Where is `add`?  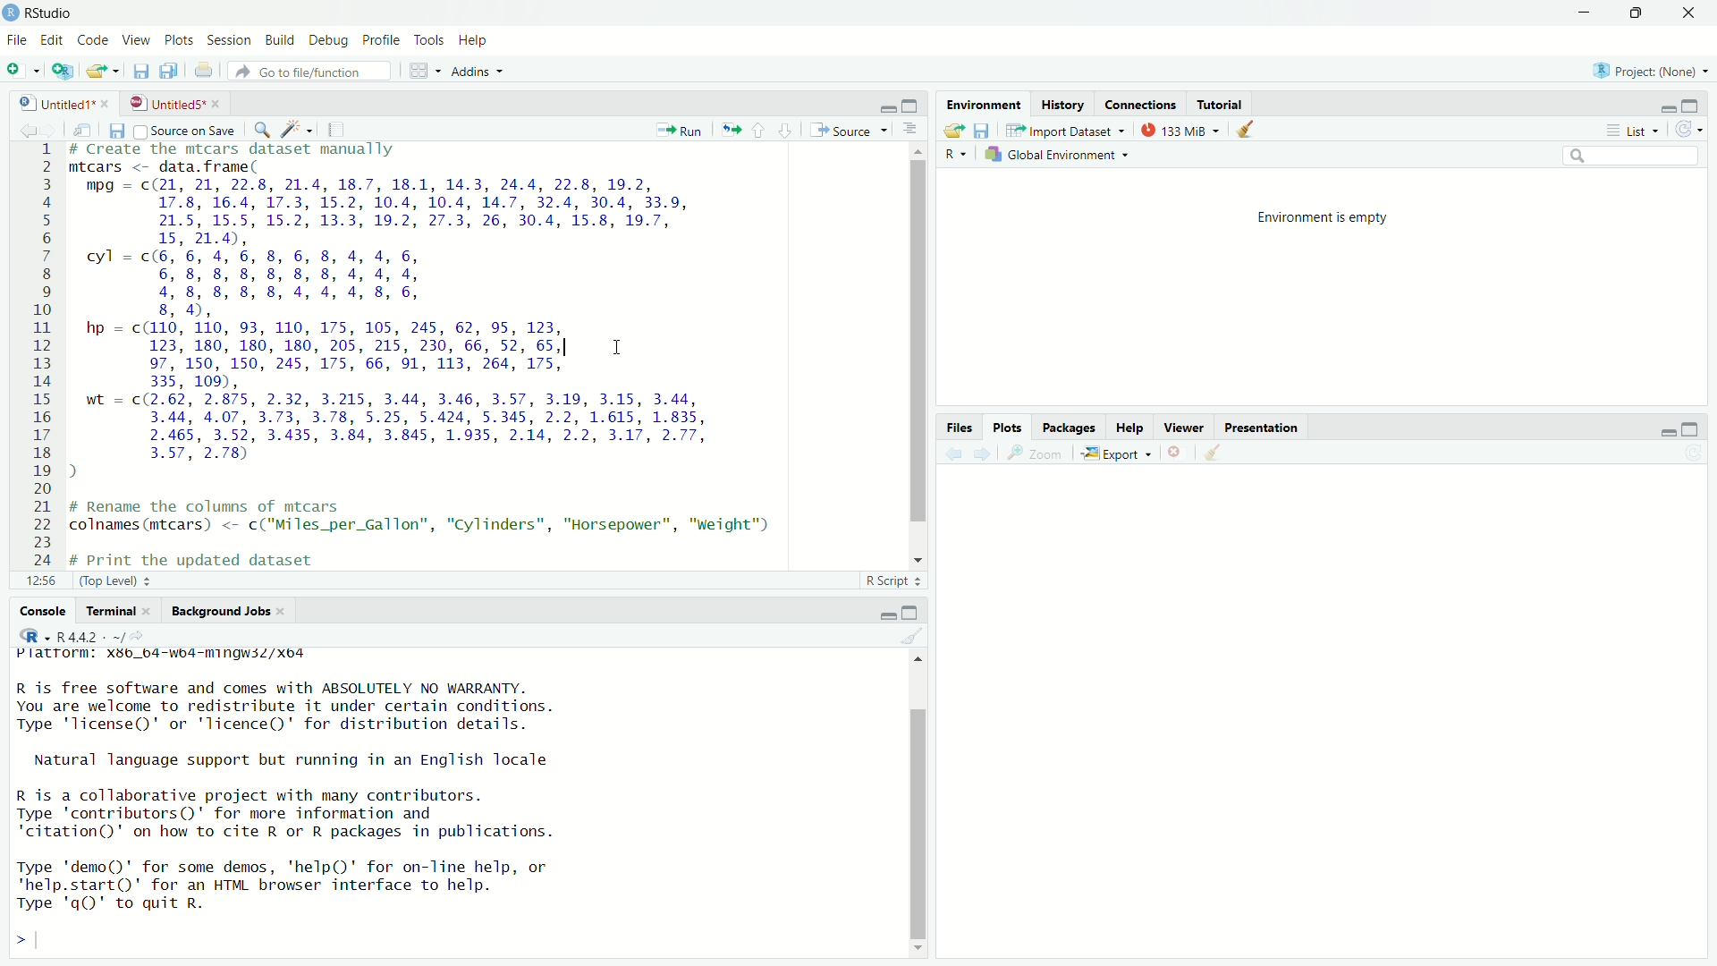
add is located at coordinates (22, 73).